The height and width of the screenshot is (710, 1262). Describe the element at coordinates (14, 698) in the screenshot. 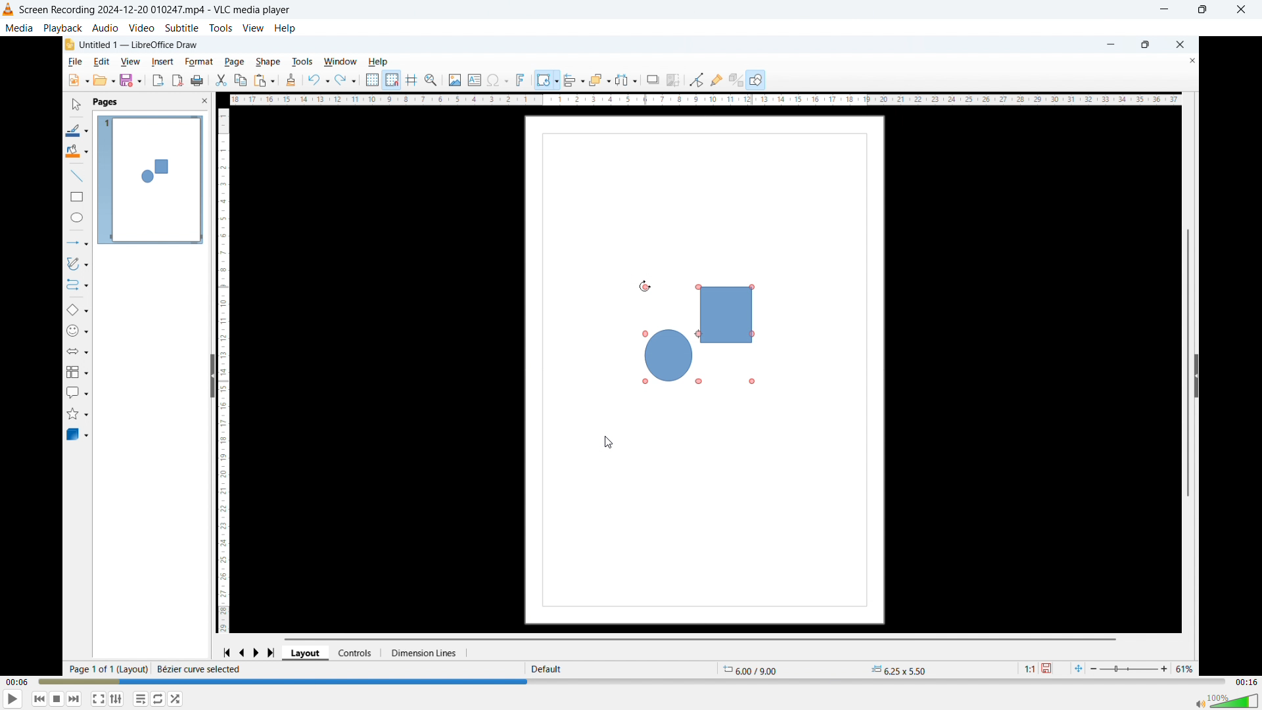

I see `play ` at that location.